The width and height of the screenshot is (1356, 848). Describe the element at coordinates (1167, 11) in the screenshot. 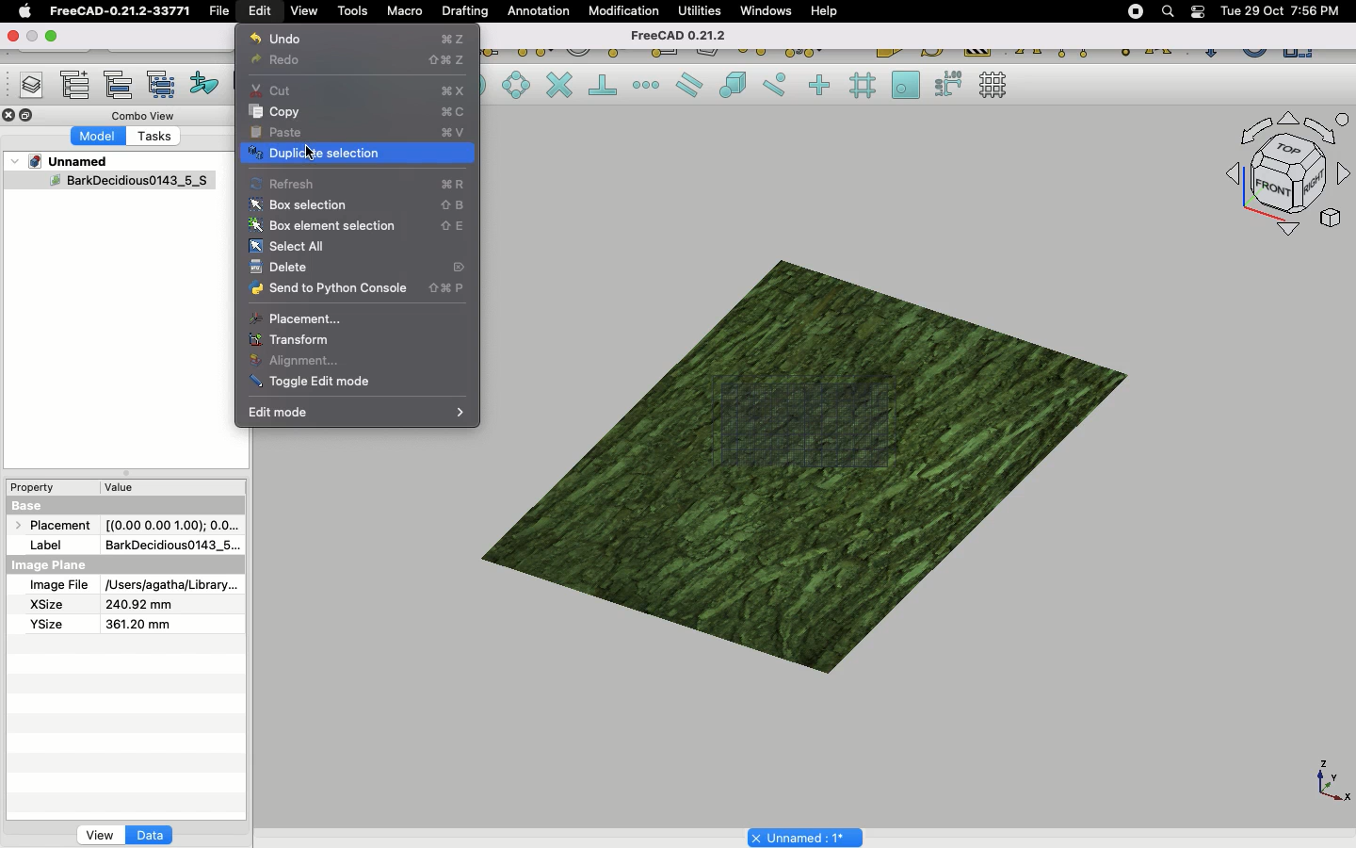

I see `Search` at that location.